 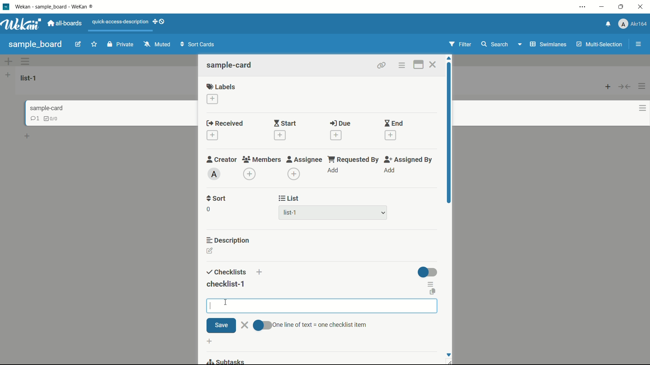 I want to click on  Multi-Selection, so click(x=600, y=45).